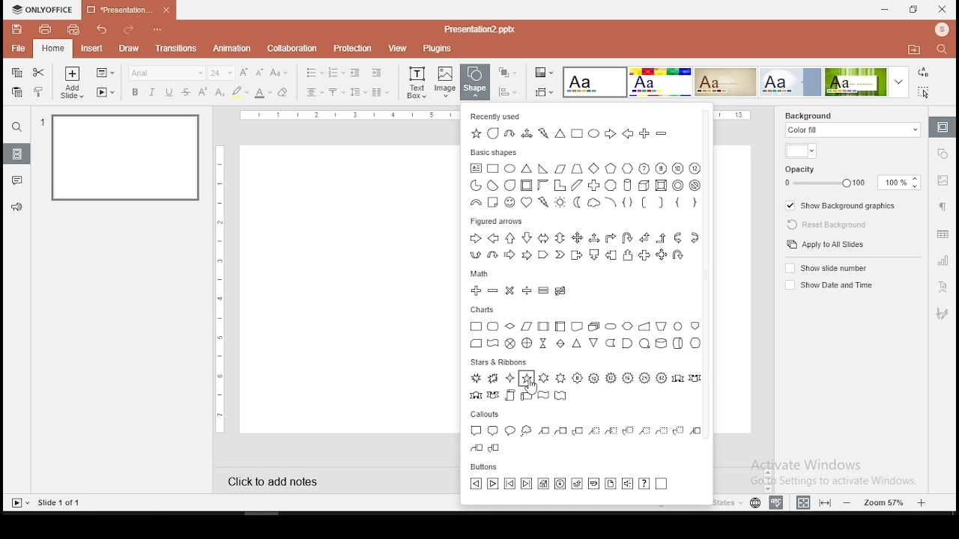 This screenshot has height=539, width=959. I want to click on Cutouts, so click(488, 413).